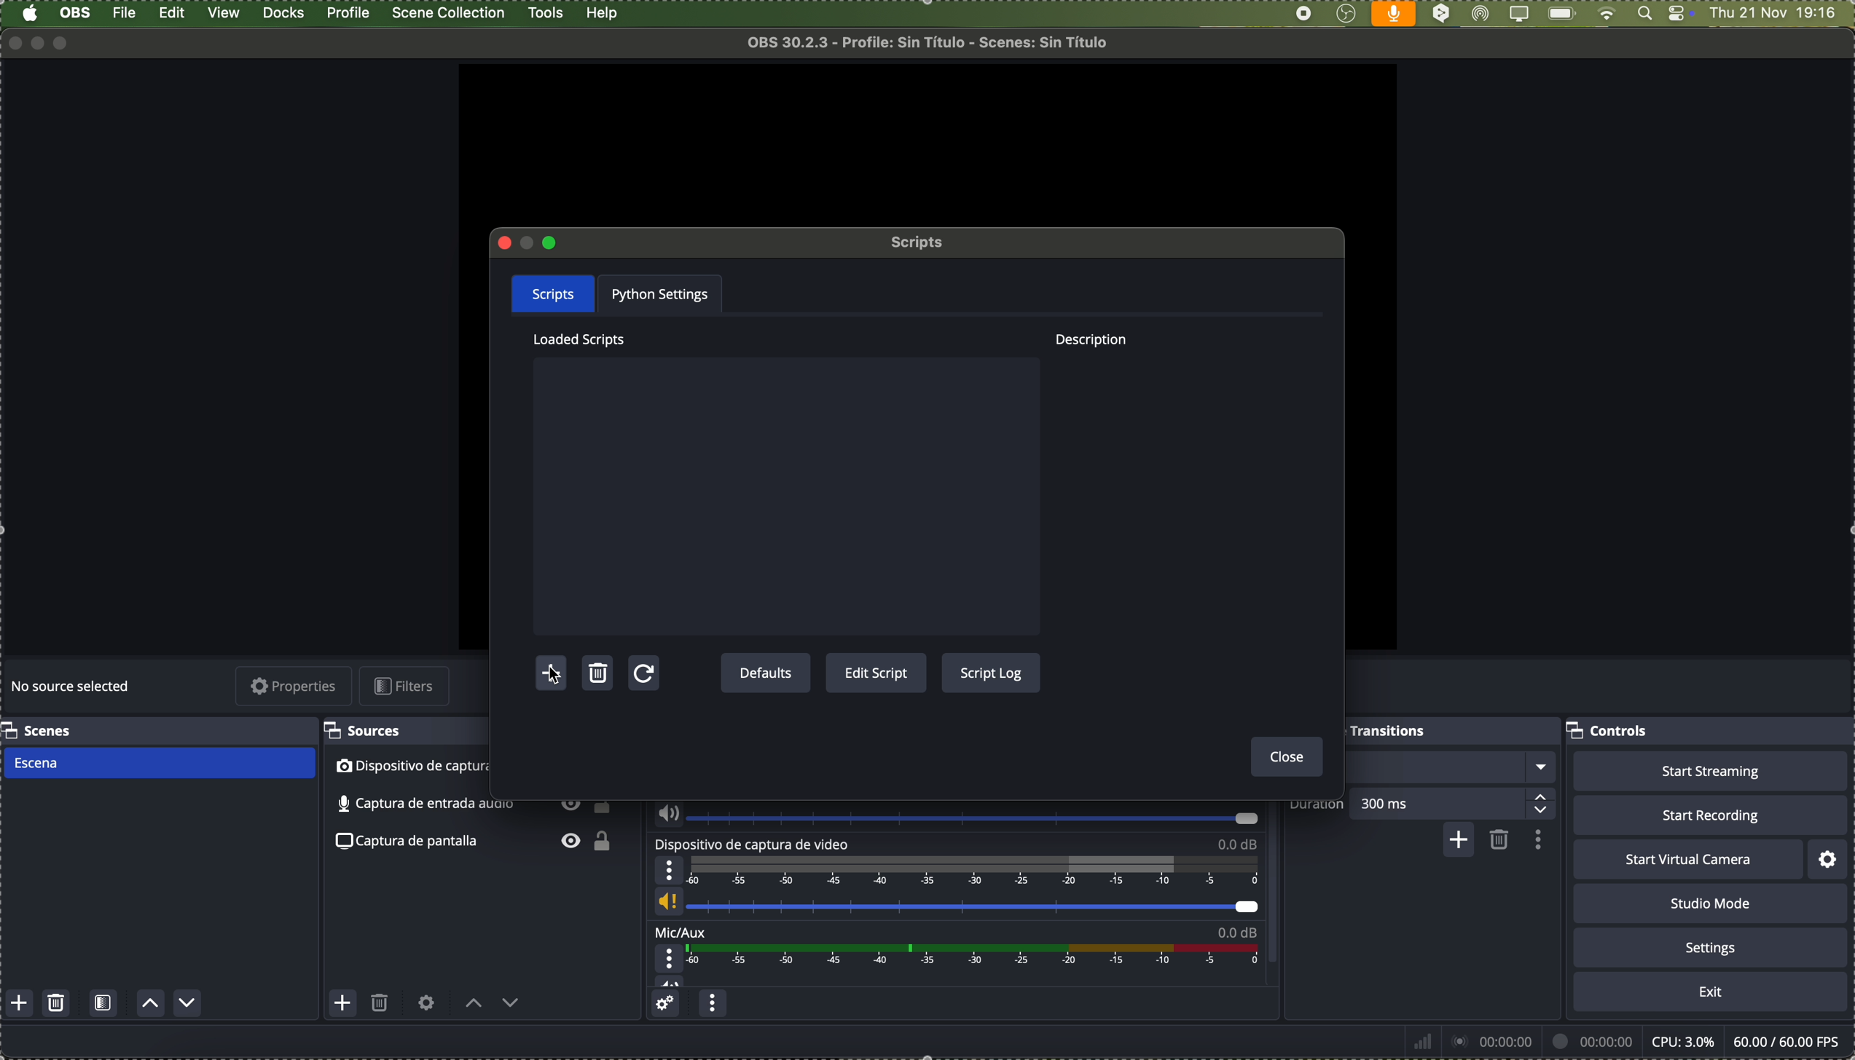 Image resolution: width=1855 pixels, height=1060 pixels. I want to click on video capture device, so click(475, 767).